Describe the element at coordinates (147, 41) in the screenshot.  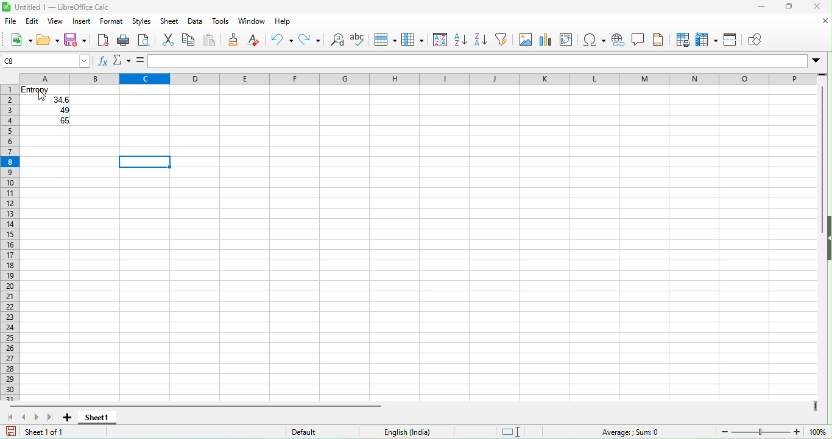
I see `print preview` at that location.